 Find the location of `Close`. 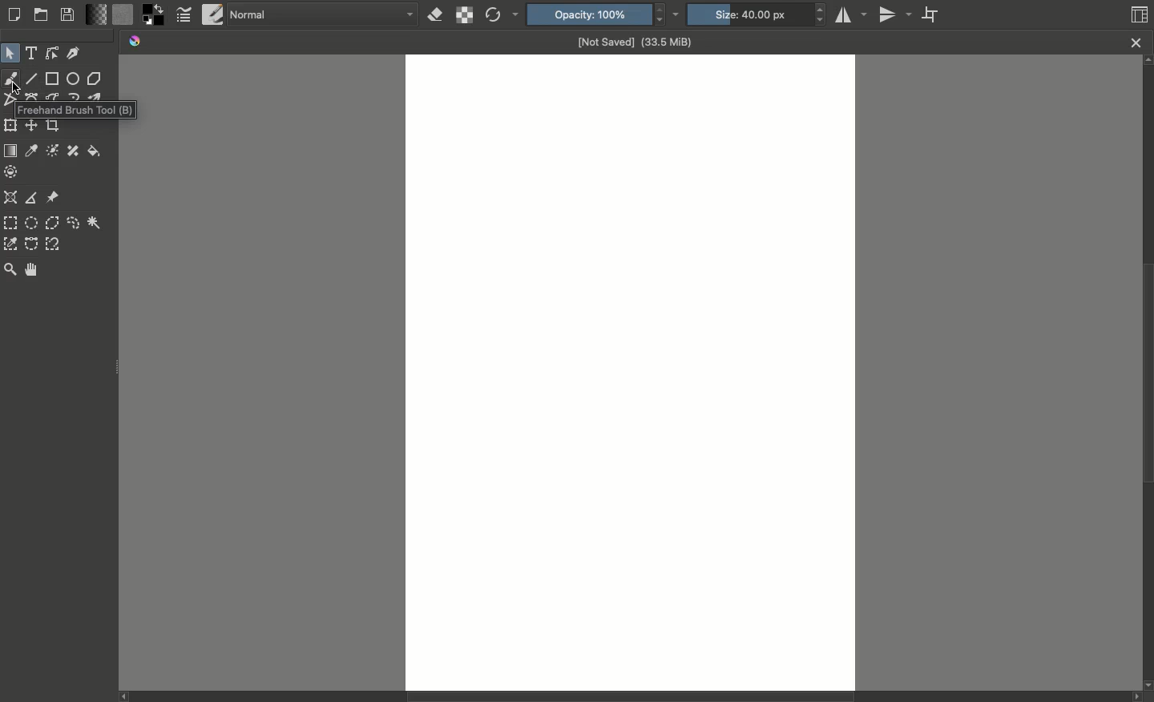

Close is located at coordinates (1136, 42).